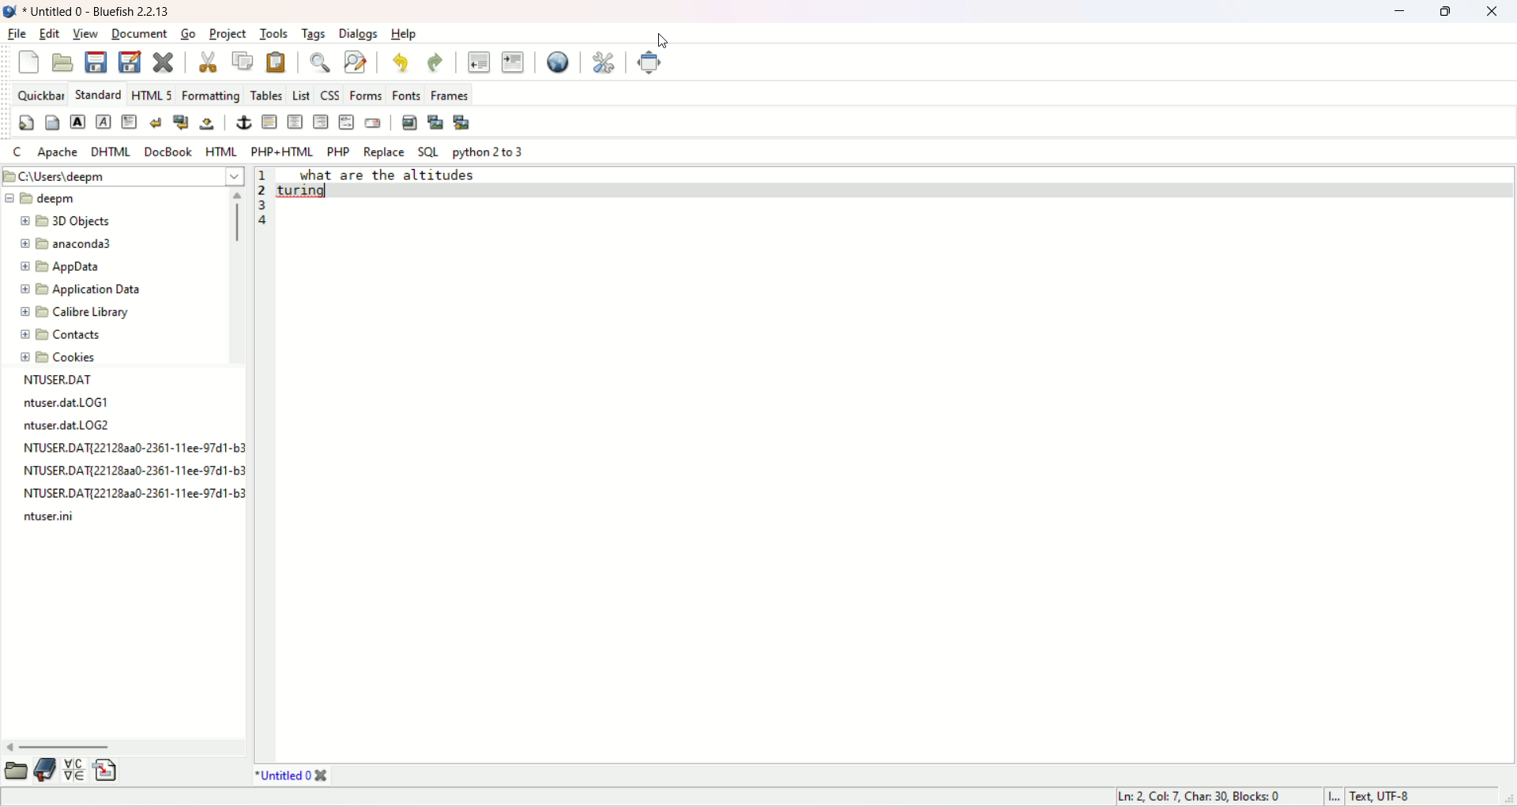  What do you see at coordinates (137, 33) in the screenshot?
I see `document` at bounding box center [137, 33].